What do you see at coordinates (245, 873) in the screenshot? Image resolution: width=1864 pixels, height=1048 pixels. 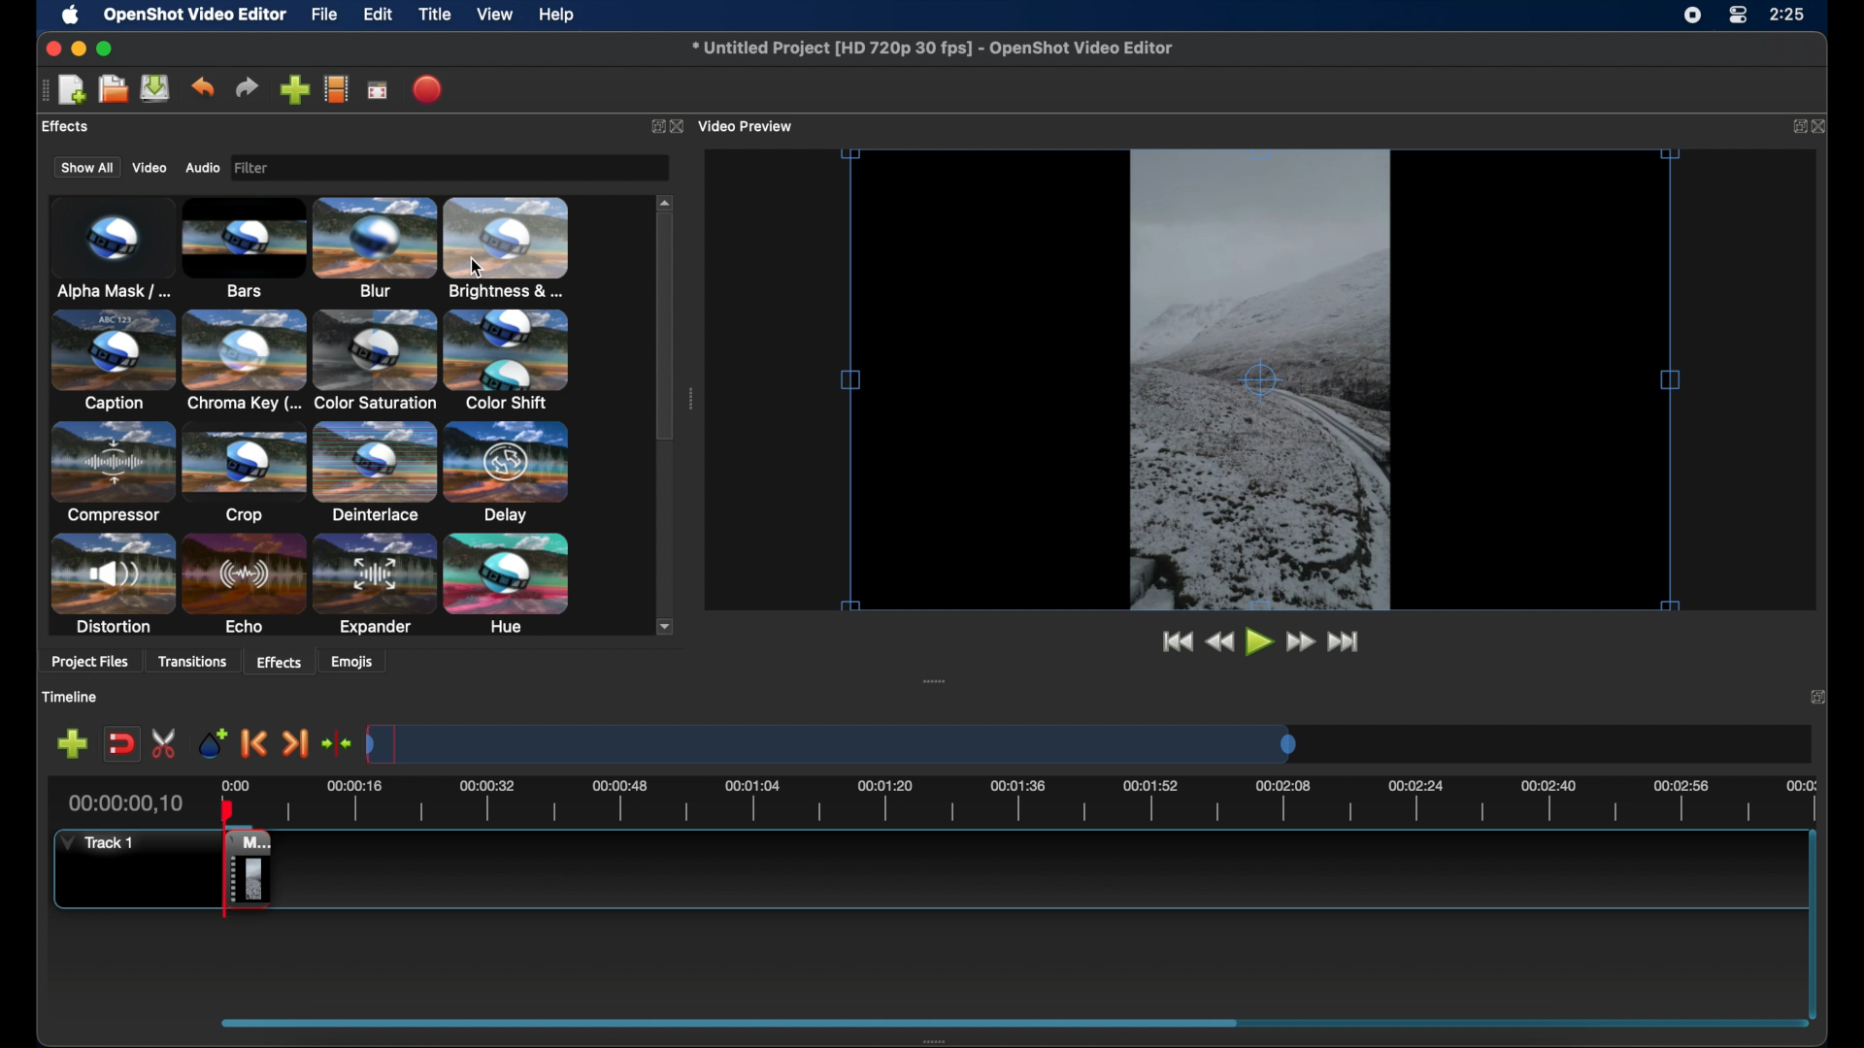 I see `track` at bounding box center [245, 873].